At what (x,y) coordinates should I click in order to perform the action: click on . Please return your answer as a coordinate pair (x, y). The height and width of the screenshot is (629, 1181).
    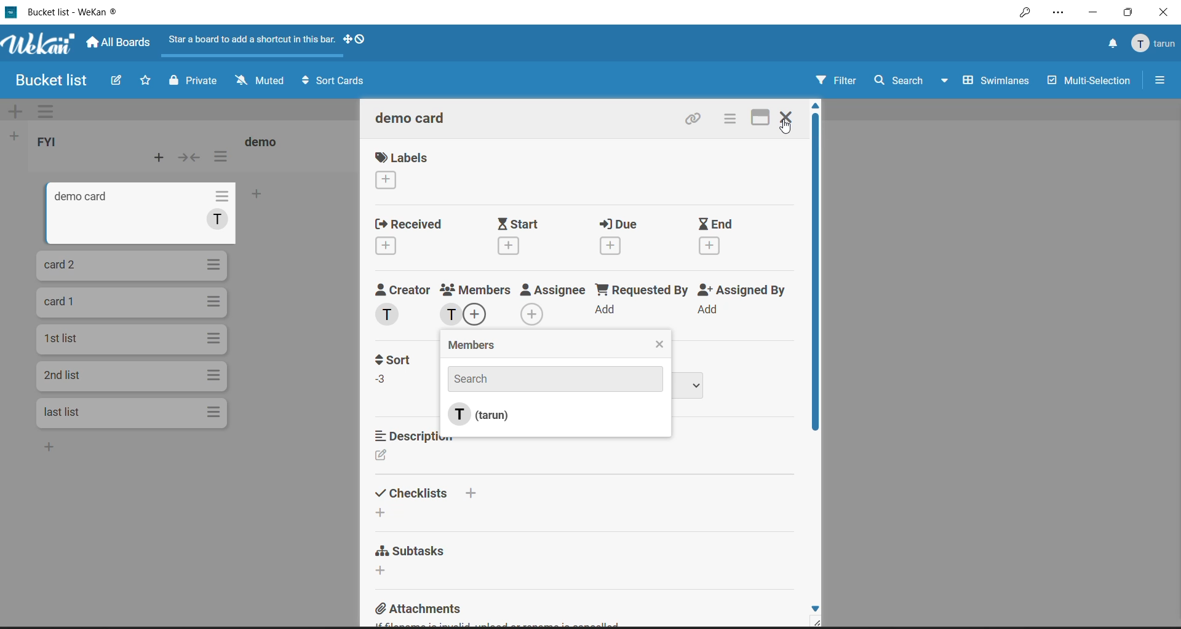
    Looking at the image, I should click on (413, 551).